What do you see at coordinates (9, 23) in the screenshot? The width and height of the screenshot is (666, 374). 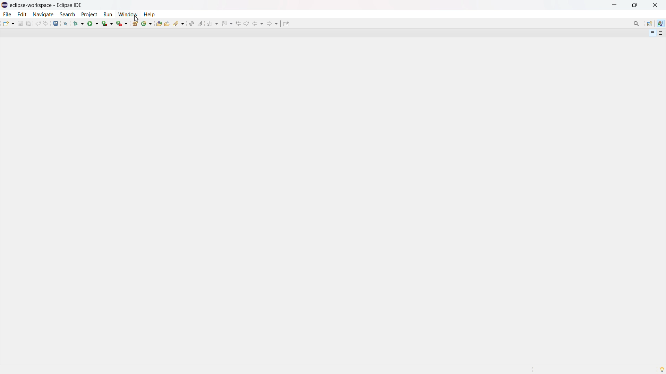 I see `new` at bounding box center [9, 23].